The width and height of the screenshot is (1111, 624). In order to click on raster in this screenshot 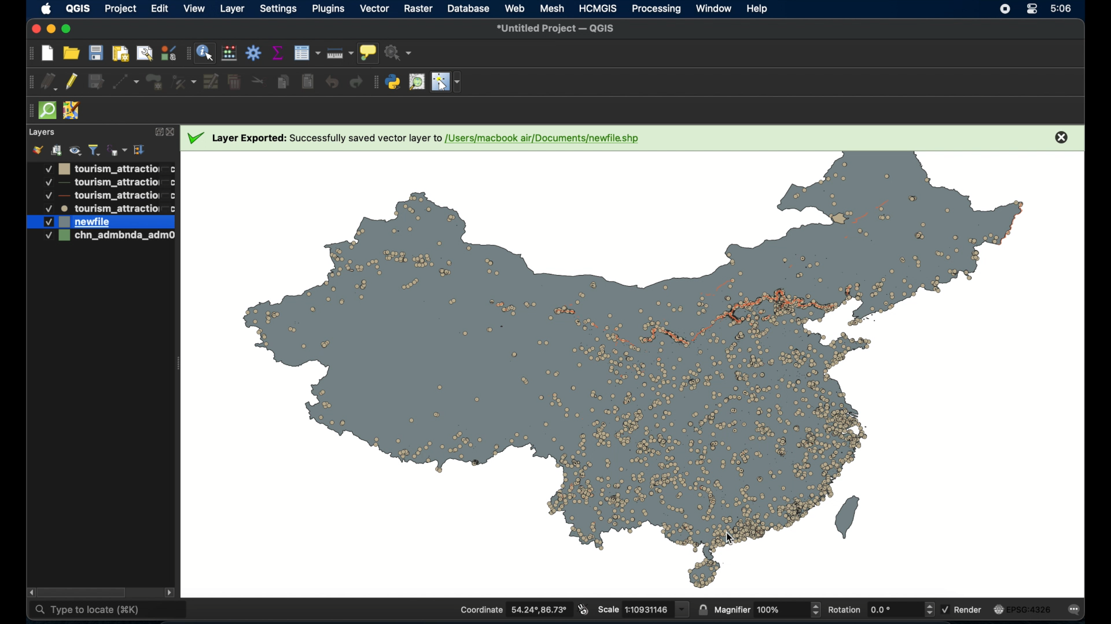, I will do `click(418, 9)`.